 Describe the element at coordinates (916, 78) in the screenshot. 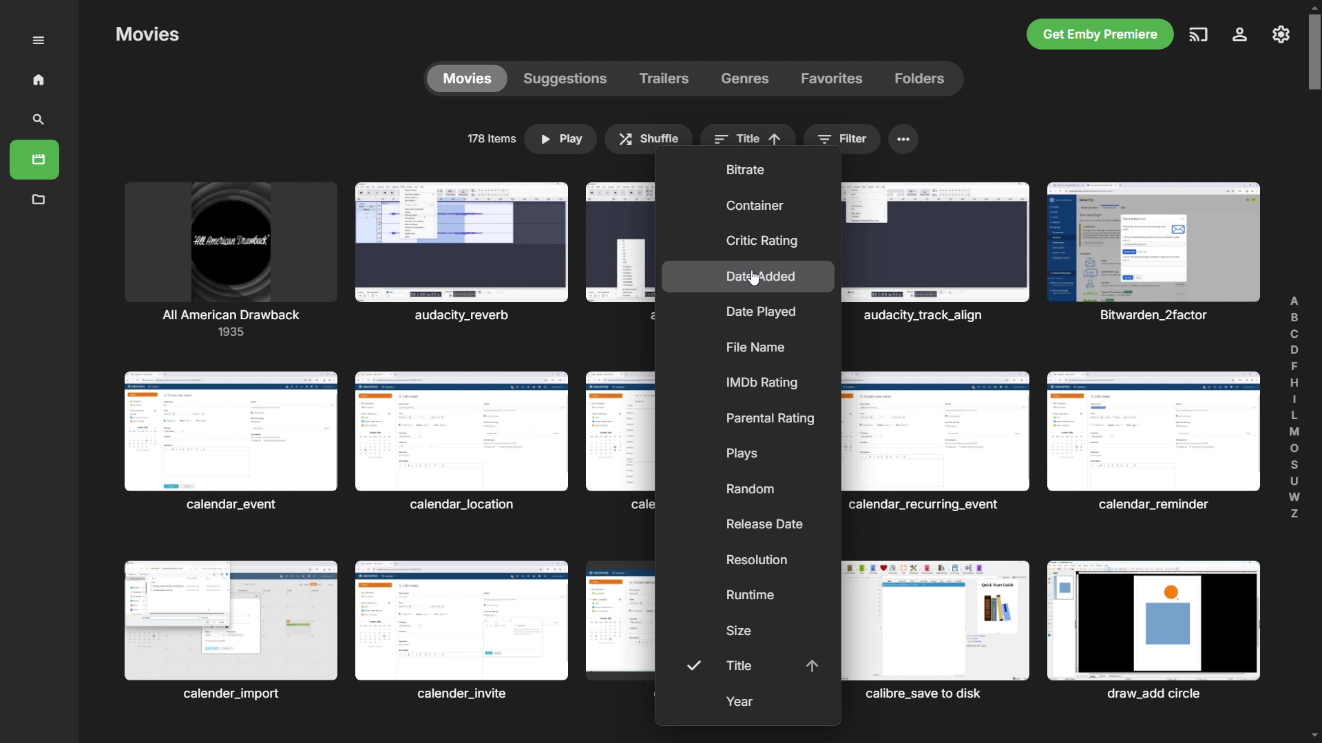

I see `folders` at that location.